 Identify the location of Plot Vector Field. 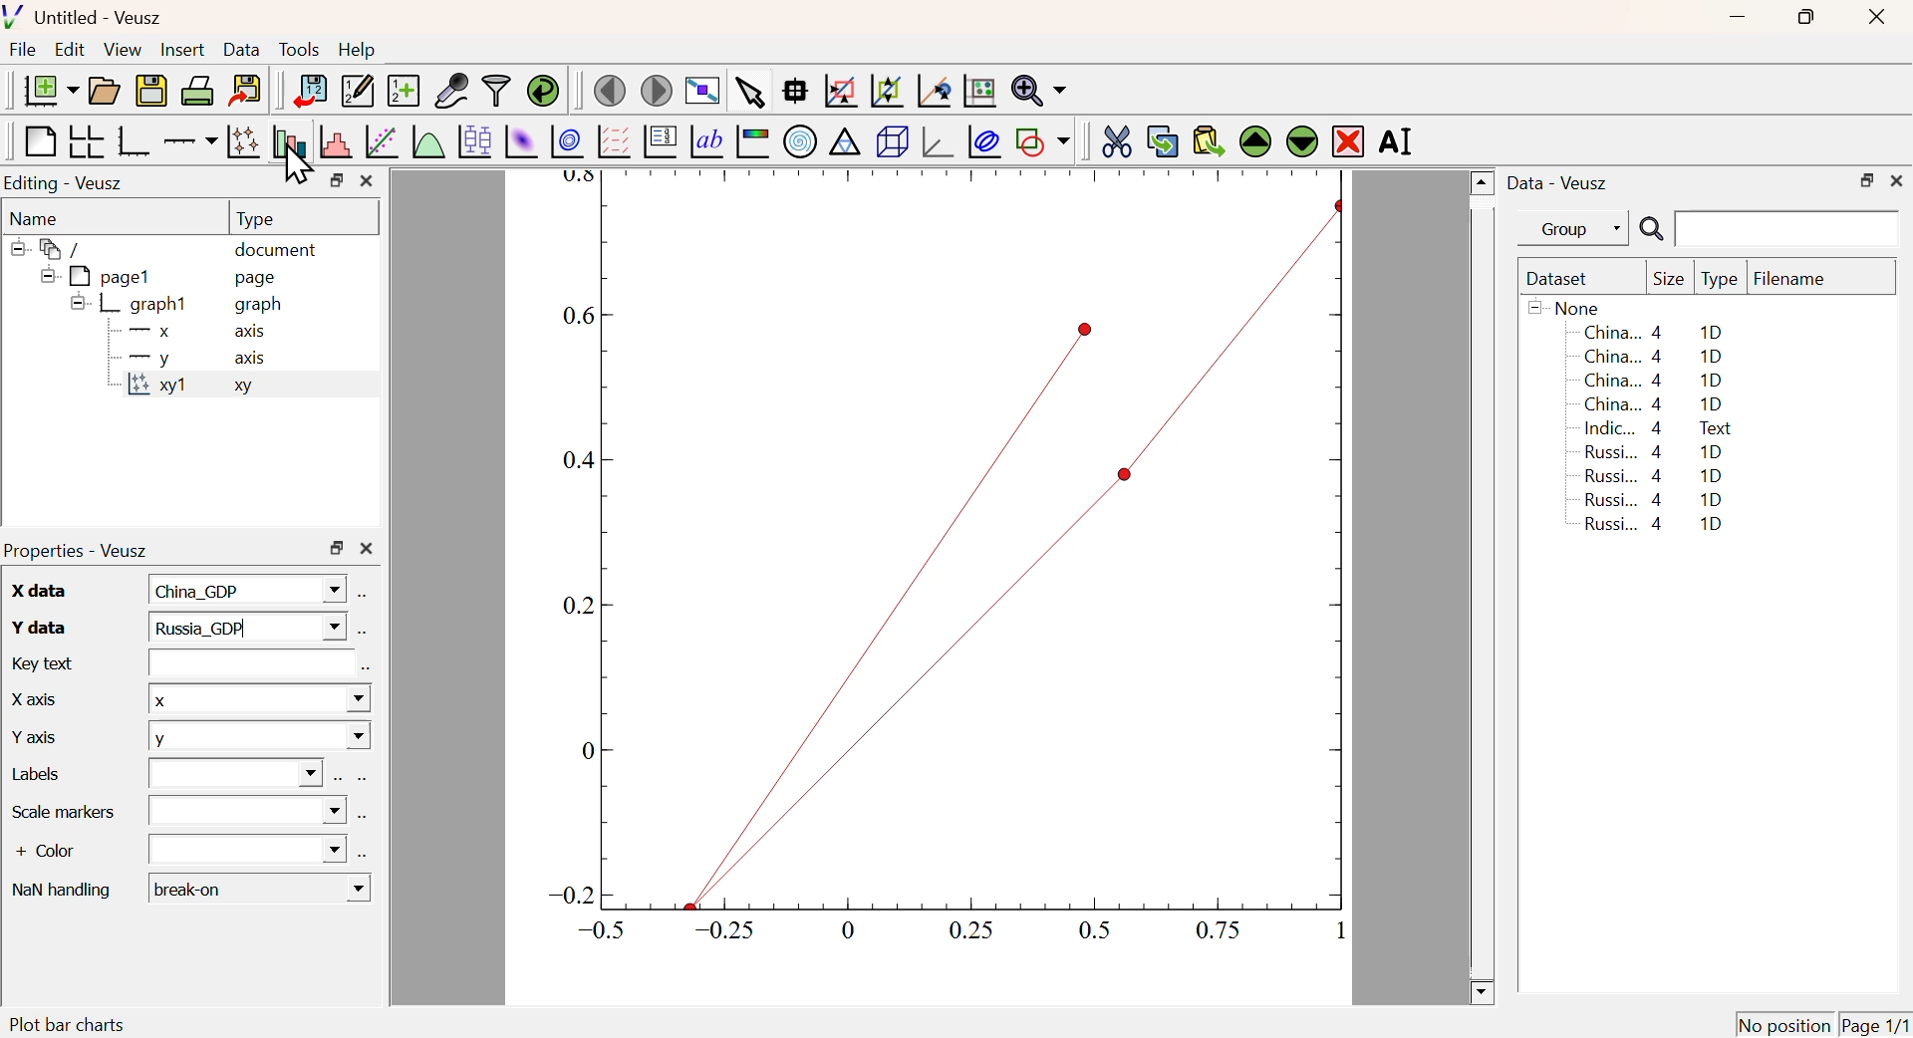
(611, 140).